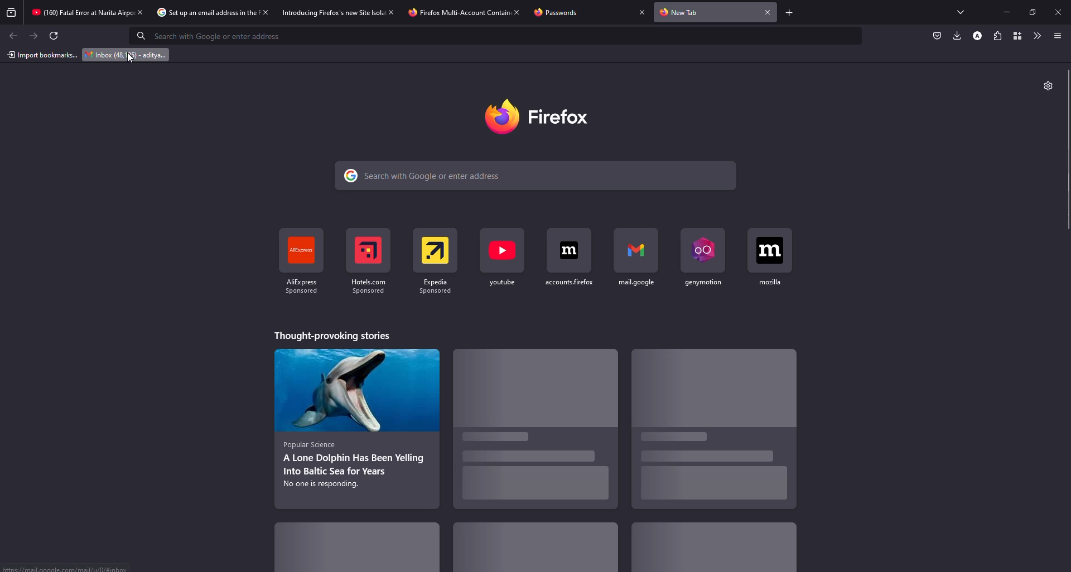 The image size is (1071, 572). What do you see at coordinates (713, 549) in the screenshot?
I see `stories` at bounding box center [713, 549].